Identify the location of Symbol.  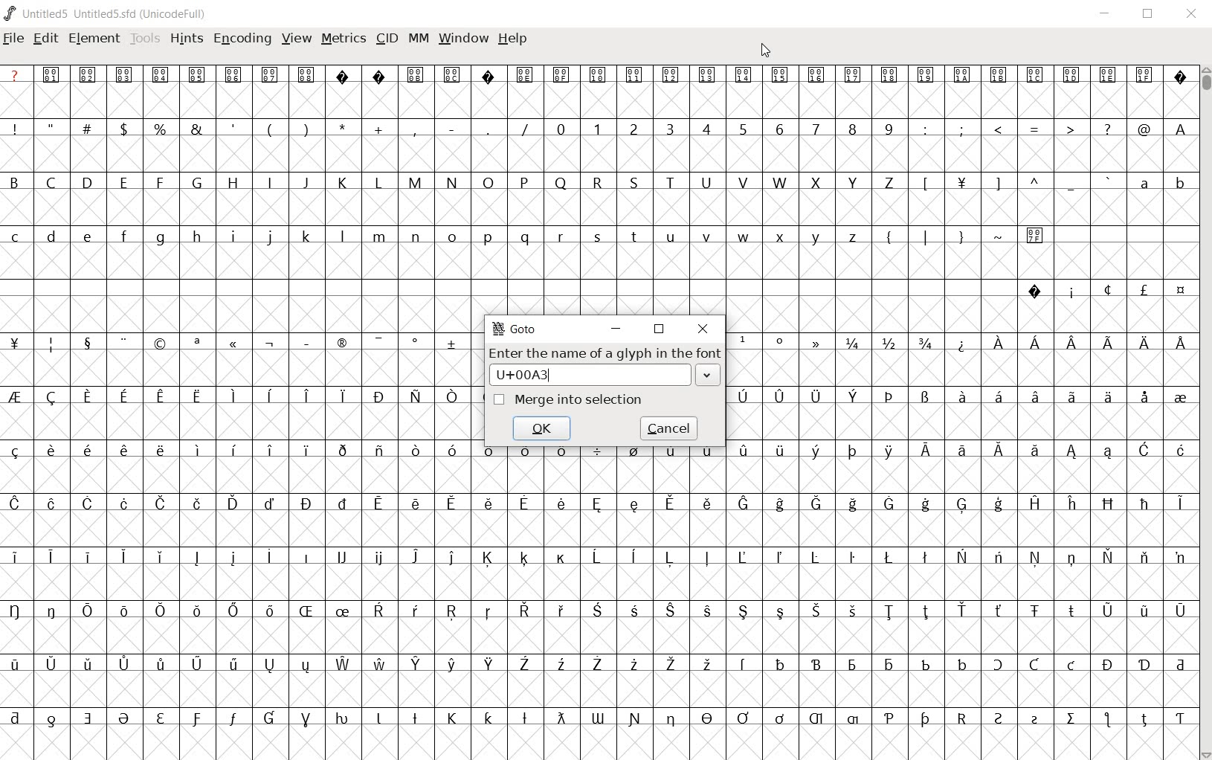
(635, 503).